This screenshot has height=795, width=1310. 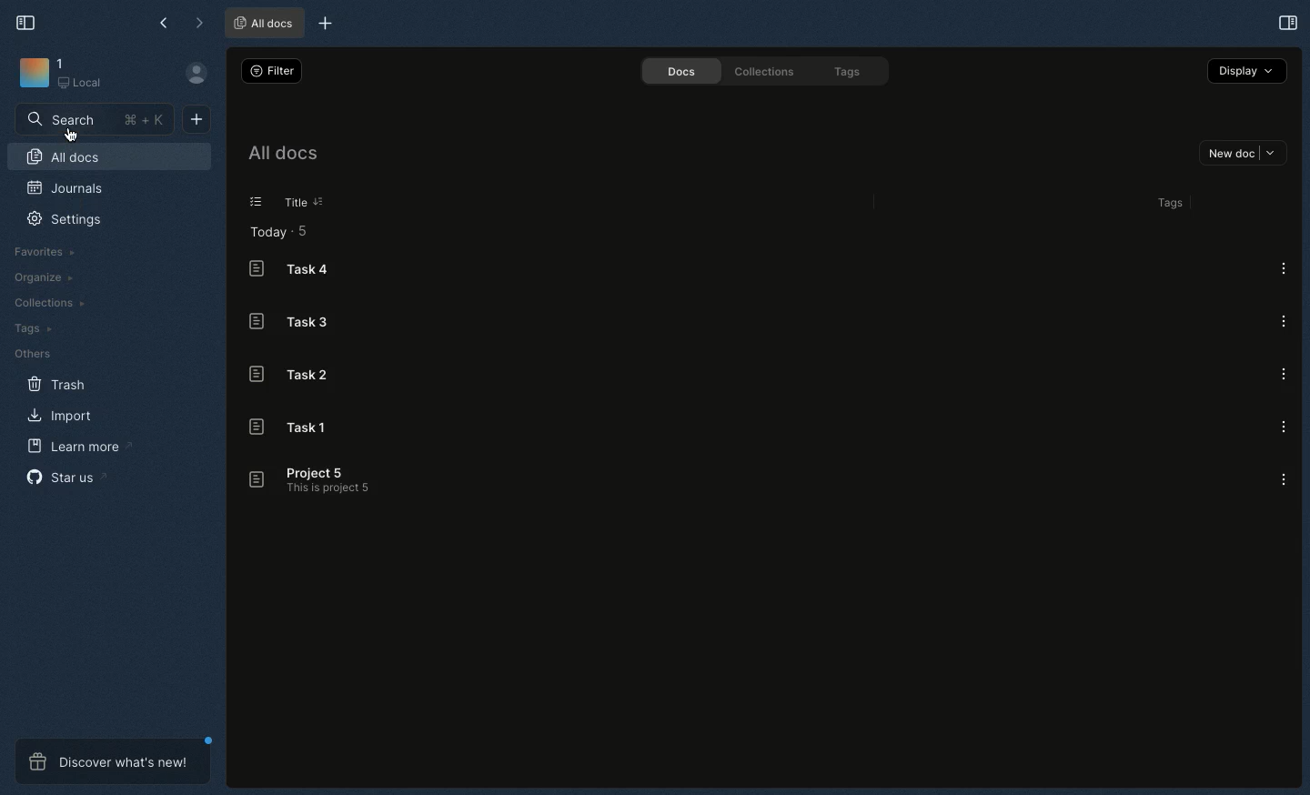 I want to click on All docs, so click(x=291, y=156).